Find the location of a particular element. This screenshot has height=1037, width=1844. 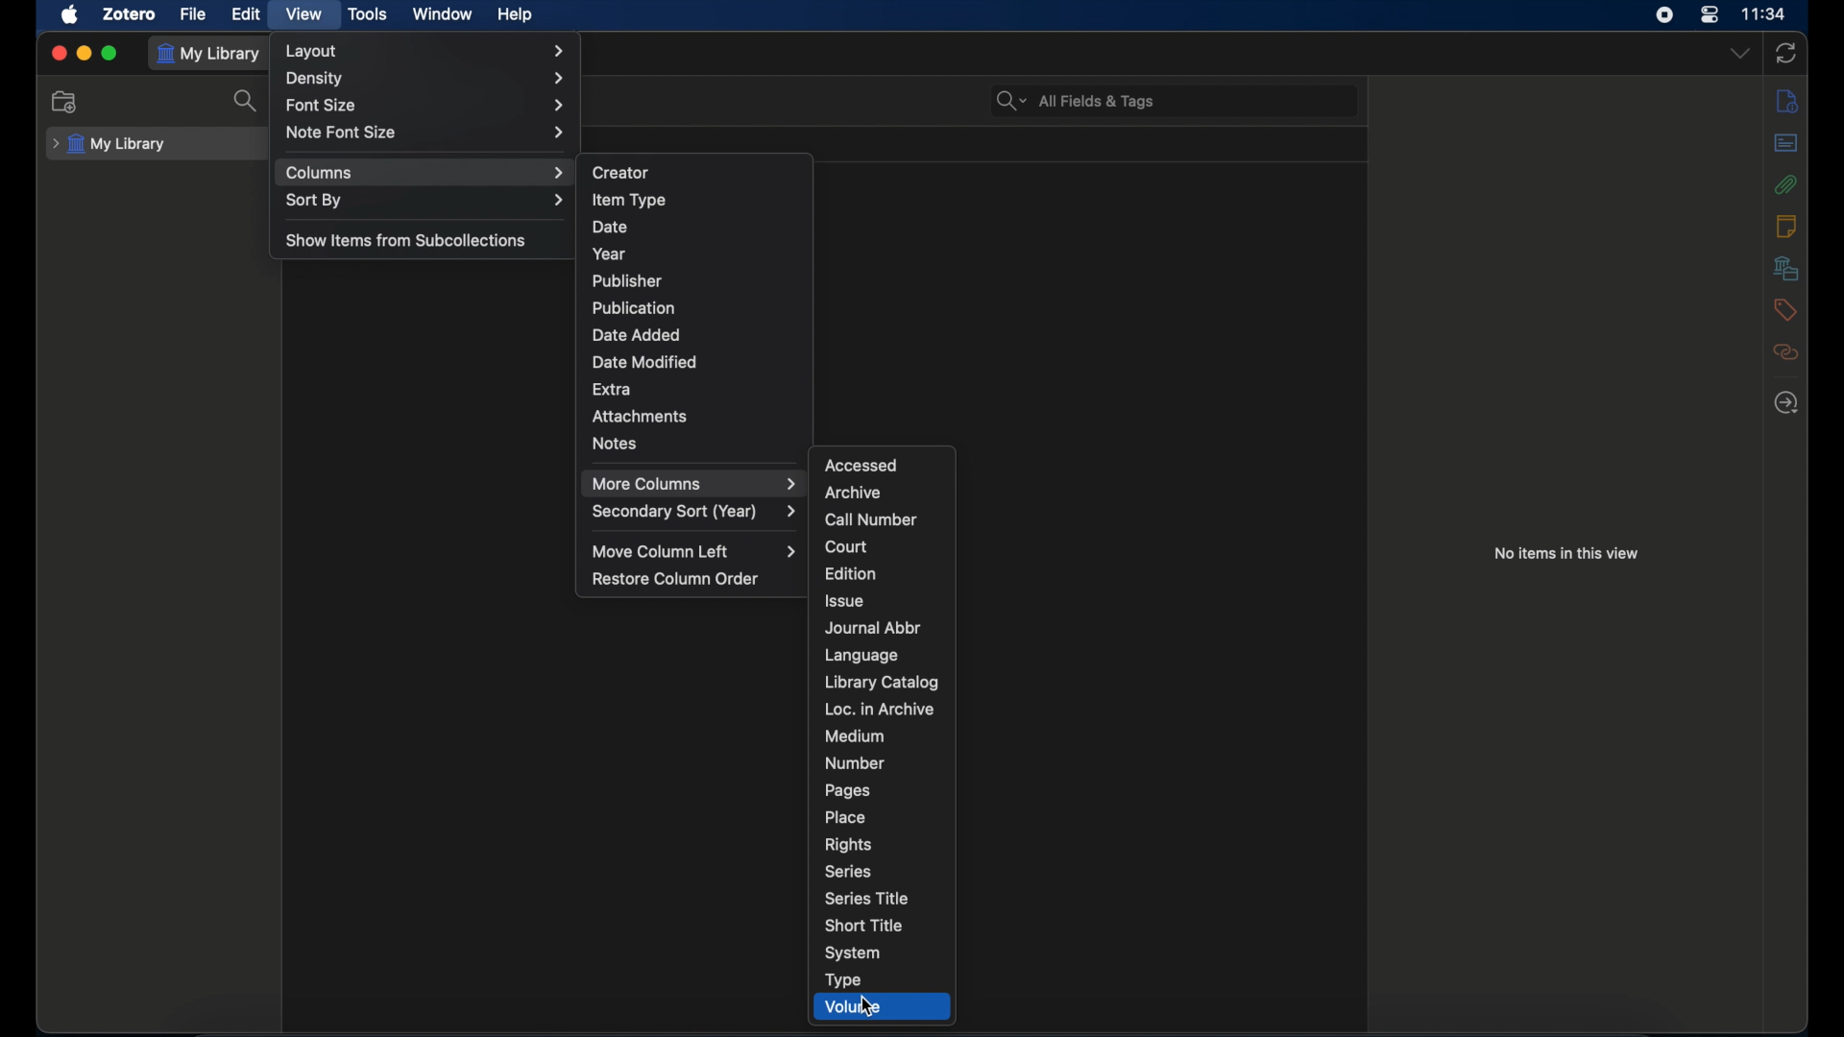

series is located at coordinates (848, 871).